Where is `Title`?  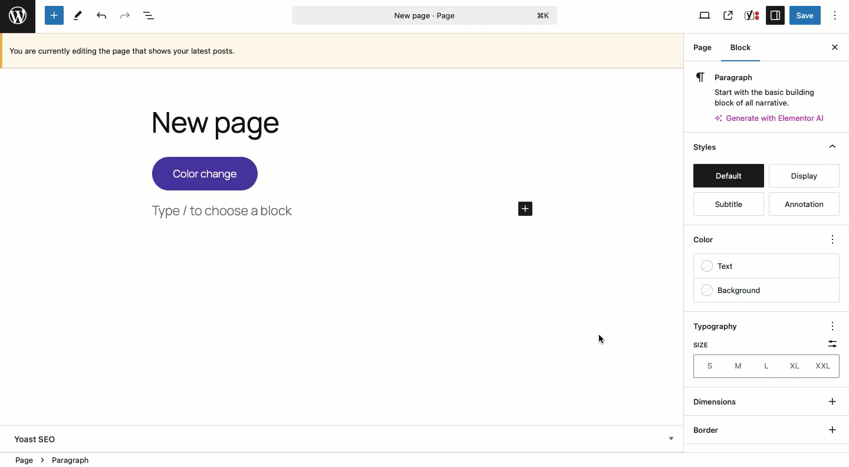 Title is located at coordinates (233, 125).